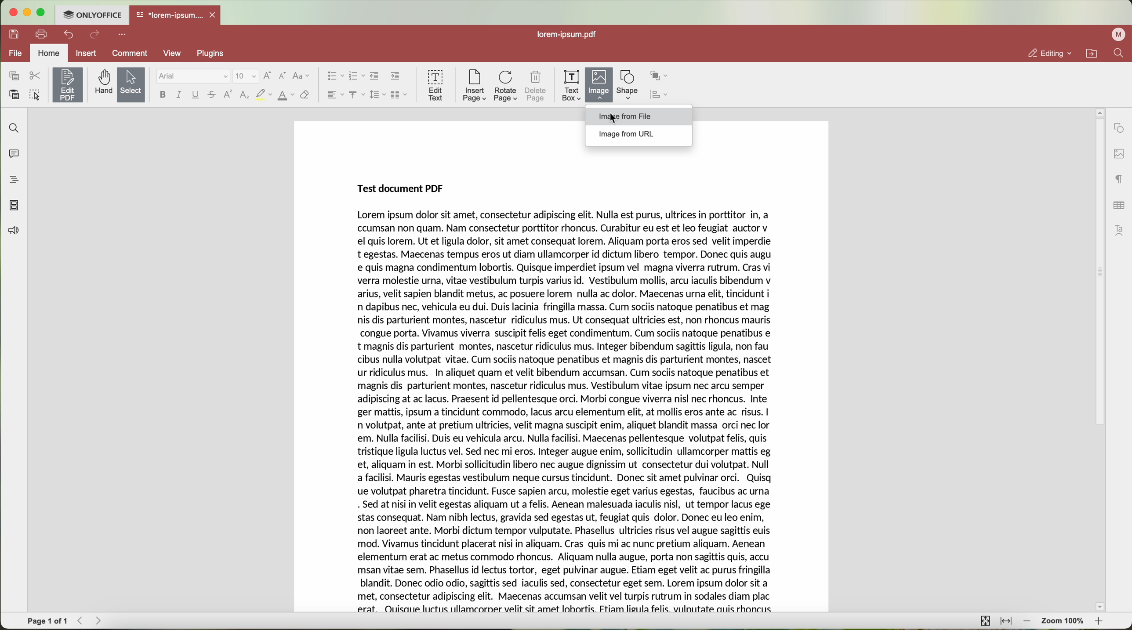 This screenshot has width=1132, height=630. What do you see at coordinates (506, 87) in the screenshot?
I see `rotate page` at bounding box center [506, 87].